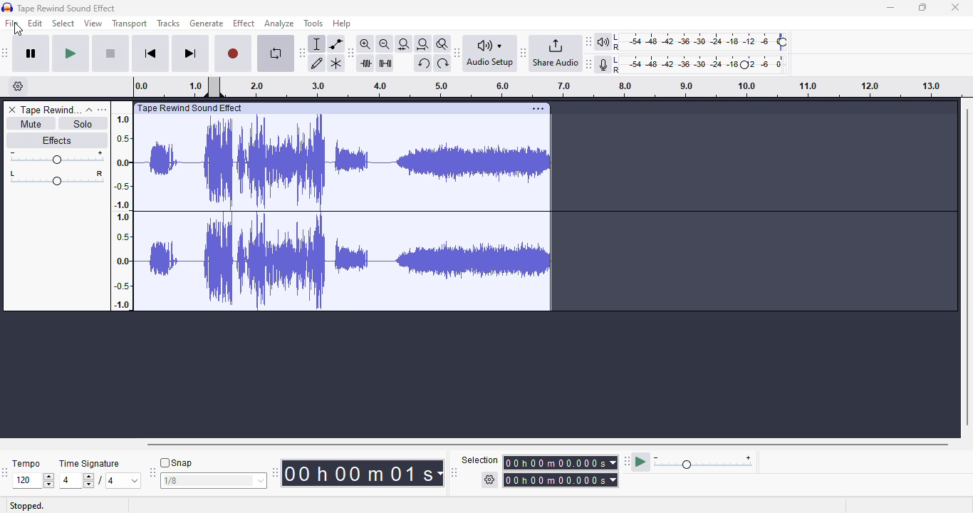  Describe the element at coordinates (548, 445) in the screenshot. I see `horizontal scrollbar` at that location.